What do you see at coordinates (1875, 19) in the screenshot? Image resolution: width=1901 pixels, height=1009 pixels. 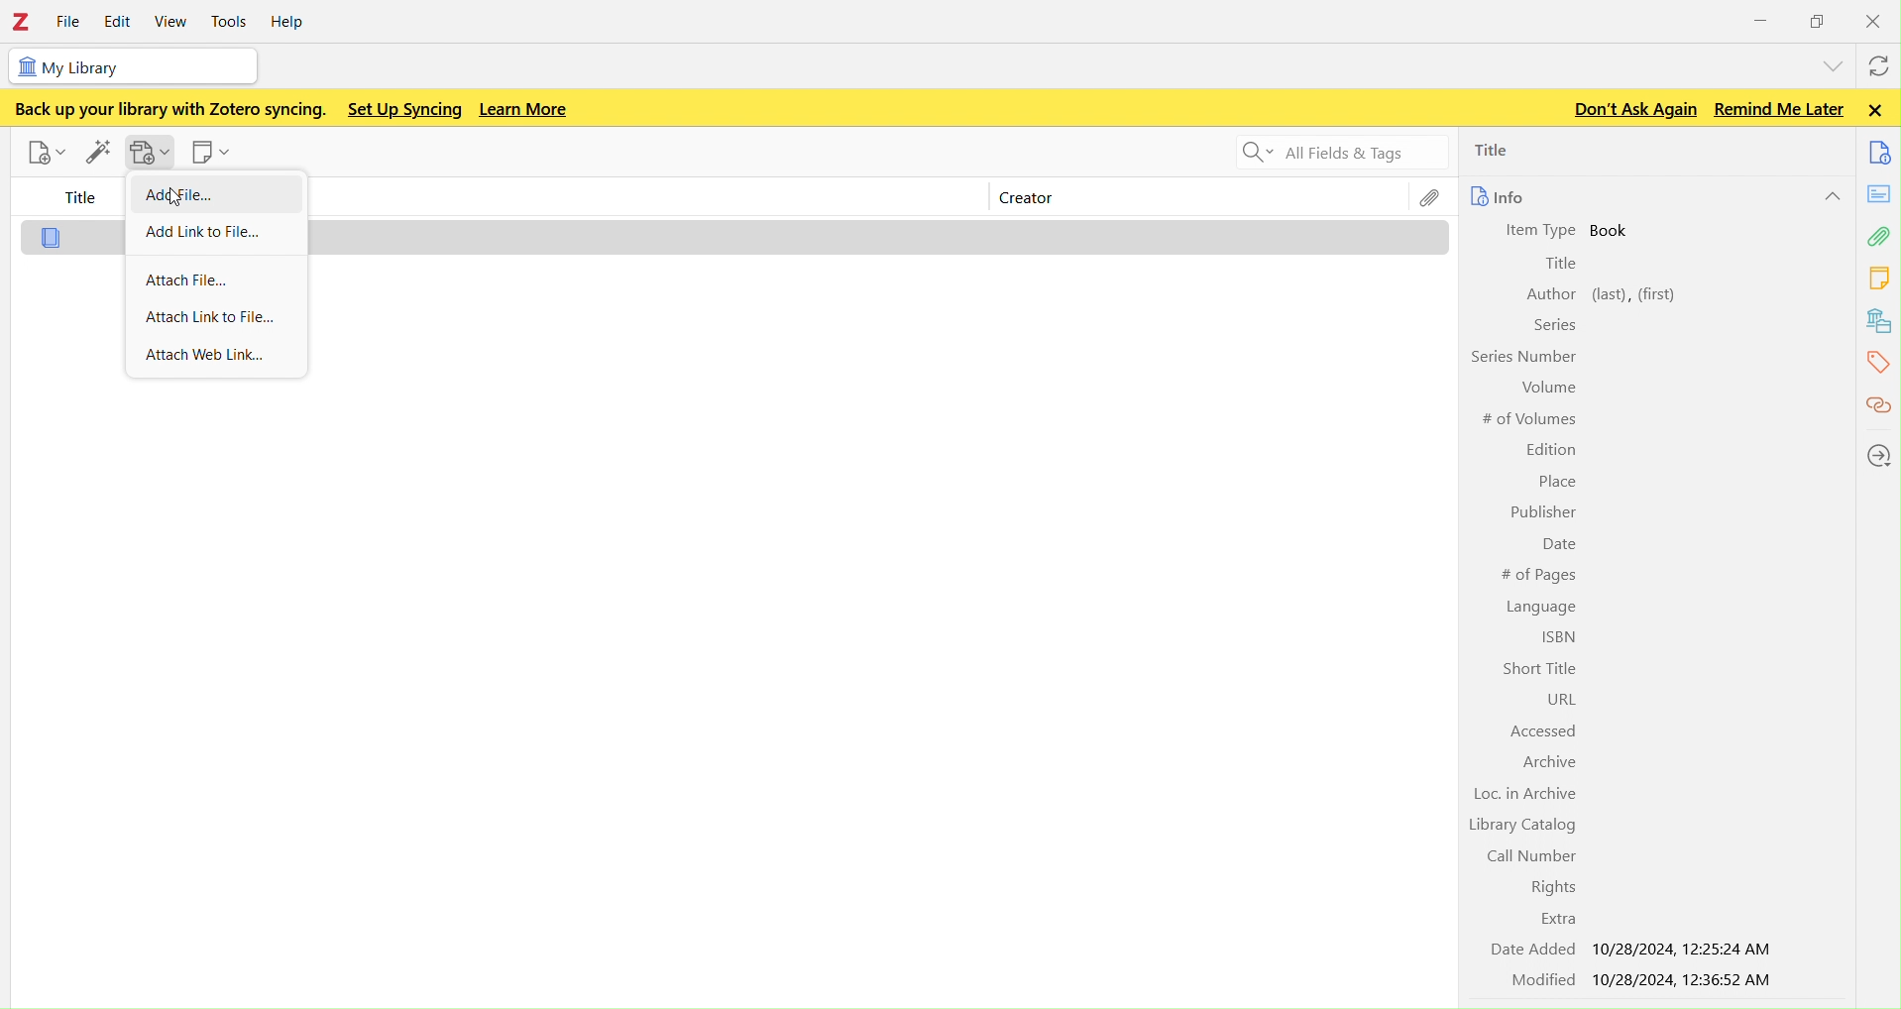 I see `close` at bounding box center [1875, 19].